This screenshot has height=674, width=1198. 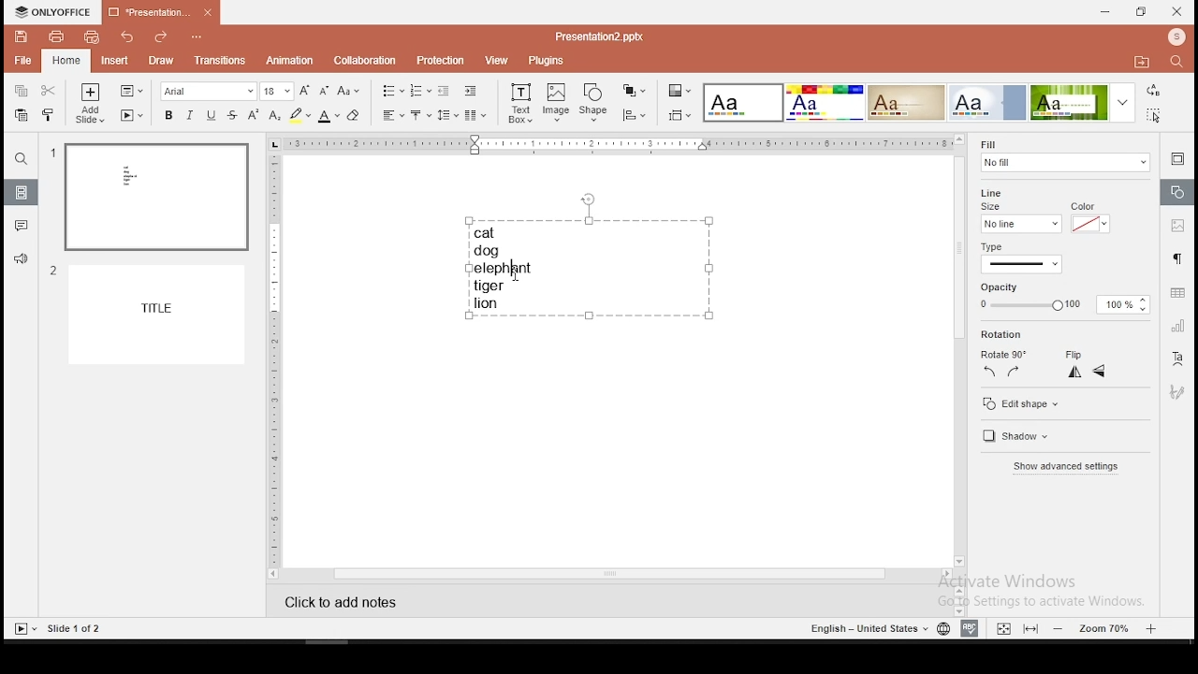 I want to click on insert, so click(x=113, y=59).